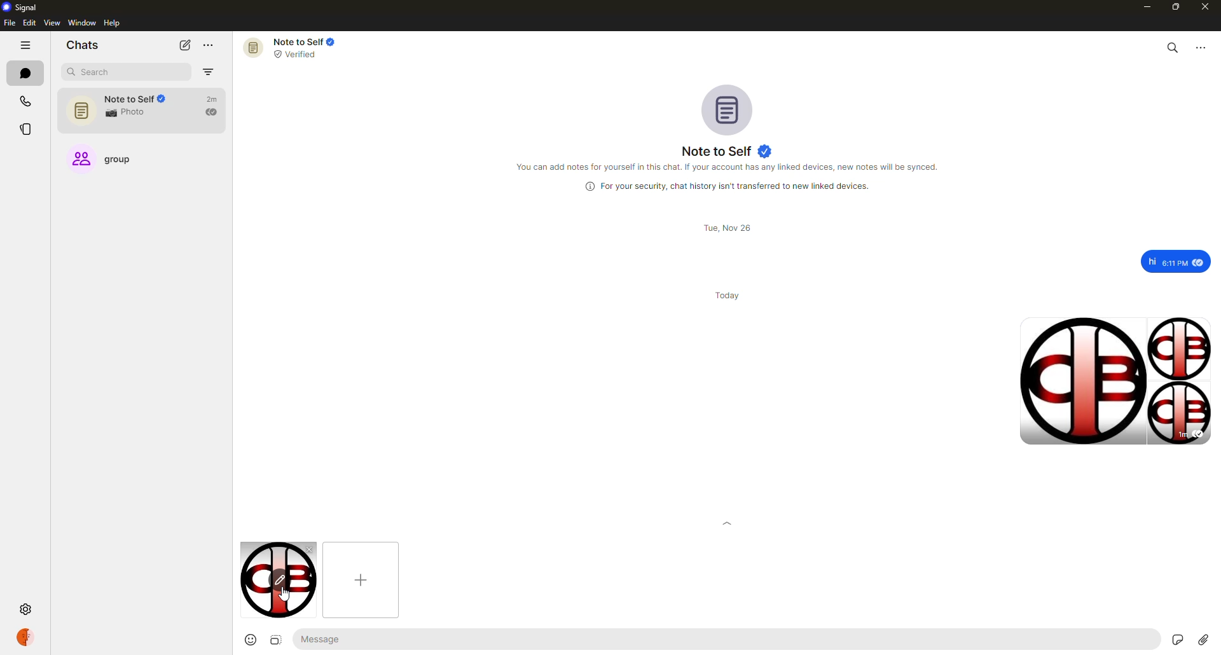 Image resolution: width=1221 pixels, height=655 pixels. What do you see at coordinates (25, 127) in the screenshot?
I see `stories` at bounding box center [25, 127].